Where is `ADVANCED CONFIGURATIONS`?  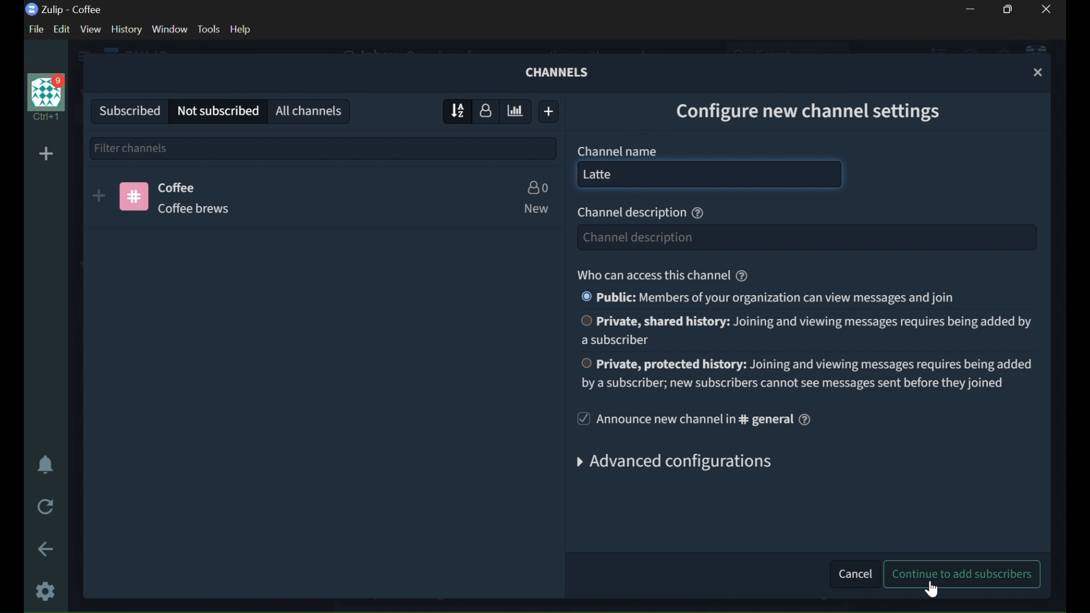
ADVANCED CONFIGURATIONS is located at coordinates (682, 464).